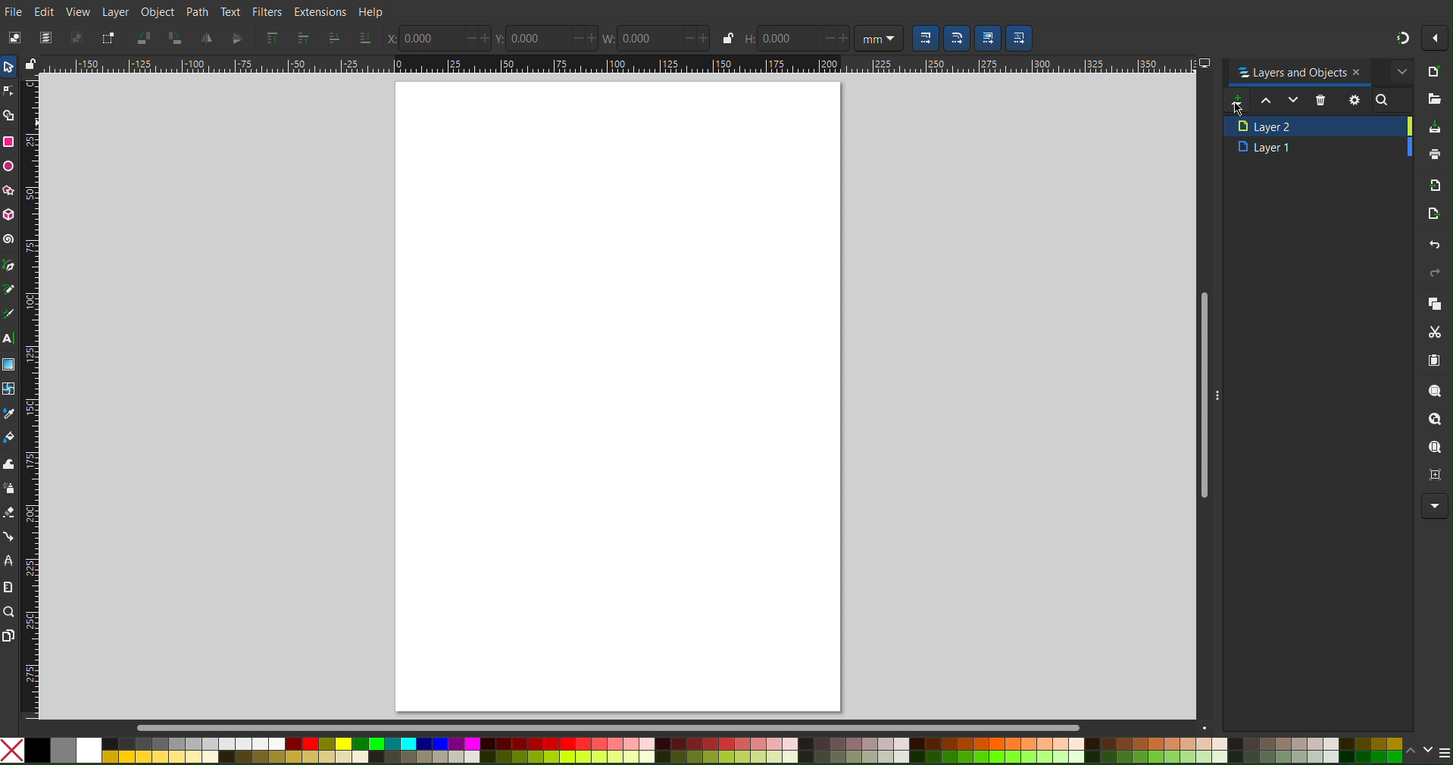 Image resolution: width=1453 pixels, height=765 pixels. Describe the element at coordinates (12, 66) in the screenshot. I see `Select` at that location.